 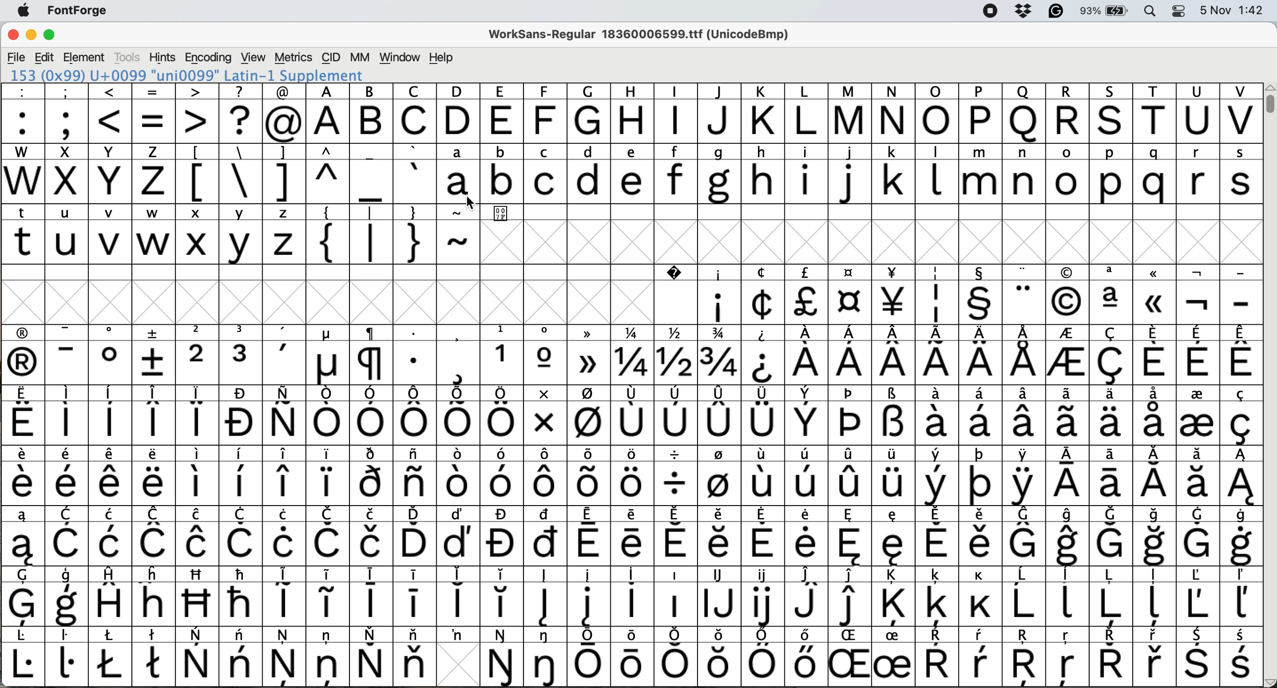 What do you see at coordinates (1068, 356) in the screenshot?
I see `symbol` at bounding box center [1068, 356].